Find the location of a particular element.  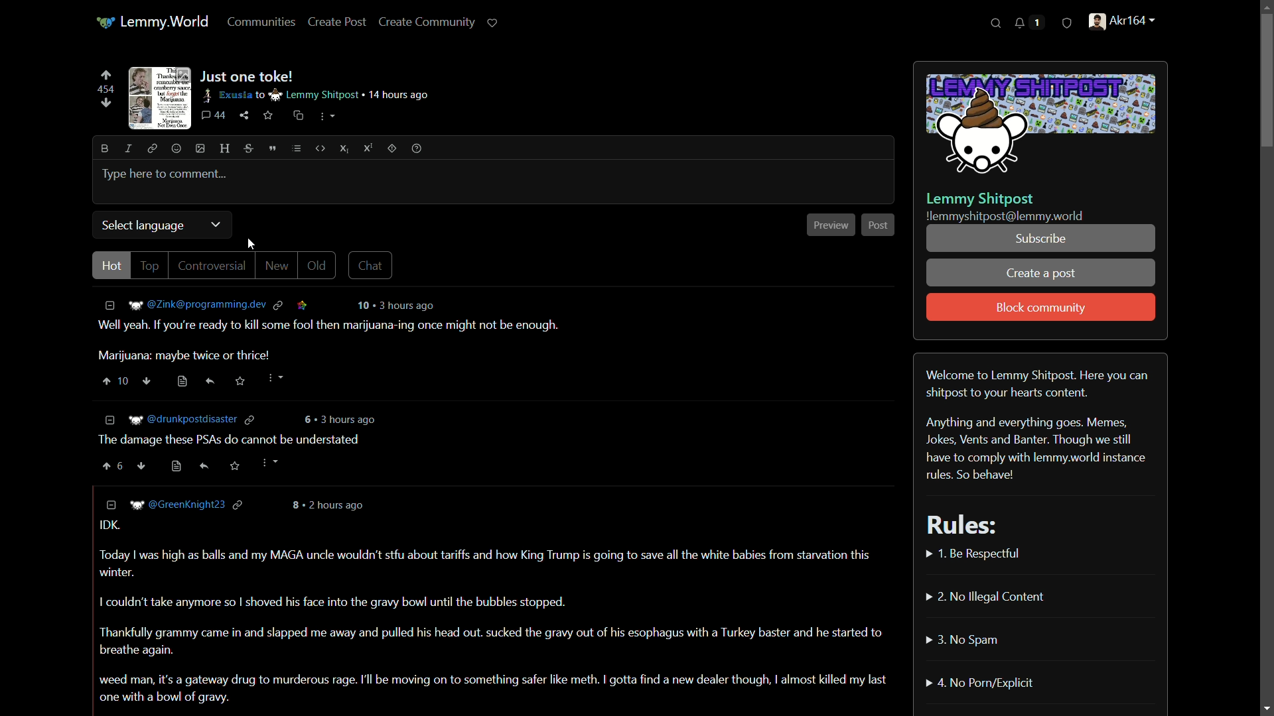

454 is located at coordinates (104, 89).